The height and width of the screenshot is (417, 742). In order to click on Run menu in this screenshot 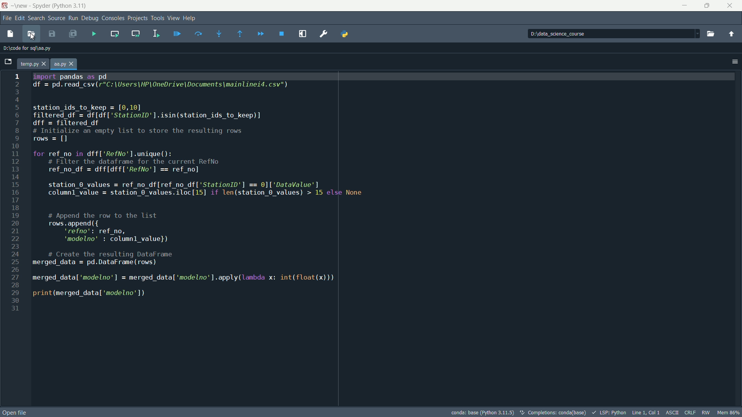, I will do `click(74, 18)`.